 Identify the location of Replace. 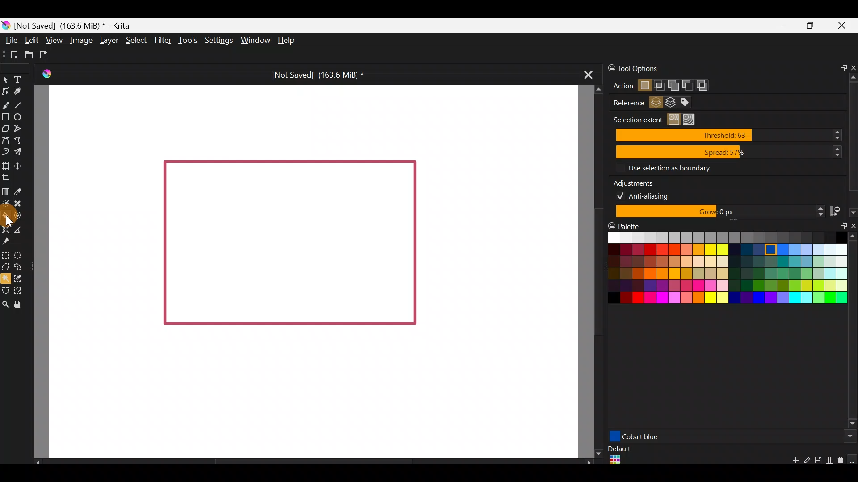
(644, 86).